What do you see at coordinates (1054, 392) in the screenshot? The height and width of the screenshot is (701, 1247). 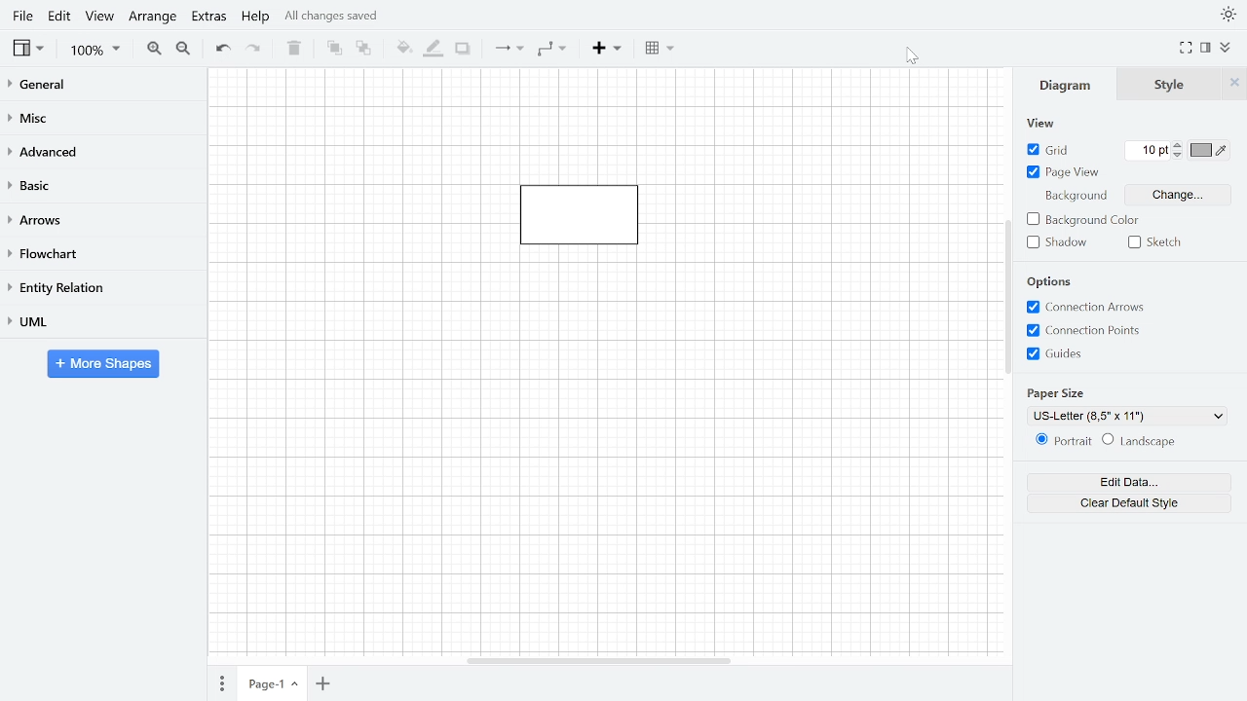 I see `paper size` at bounding box center [1054, 392].